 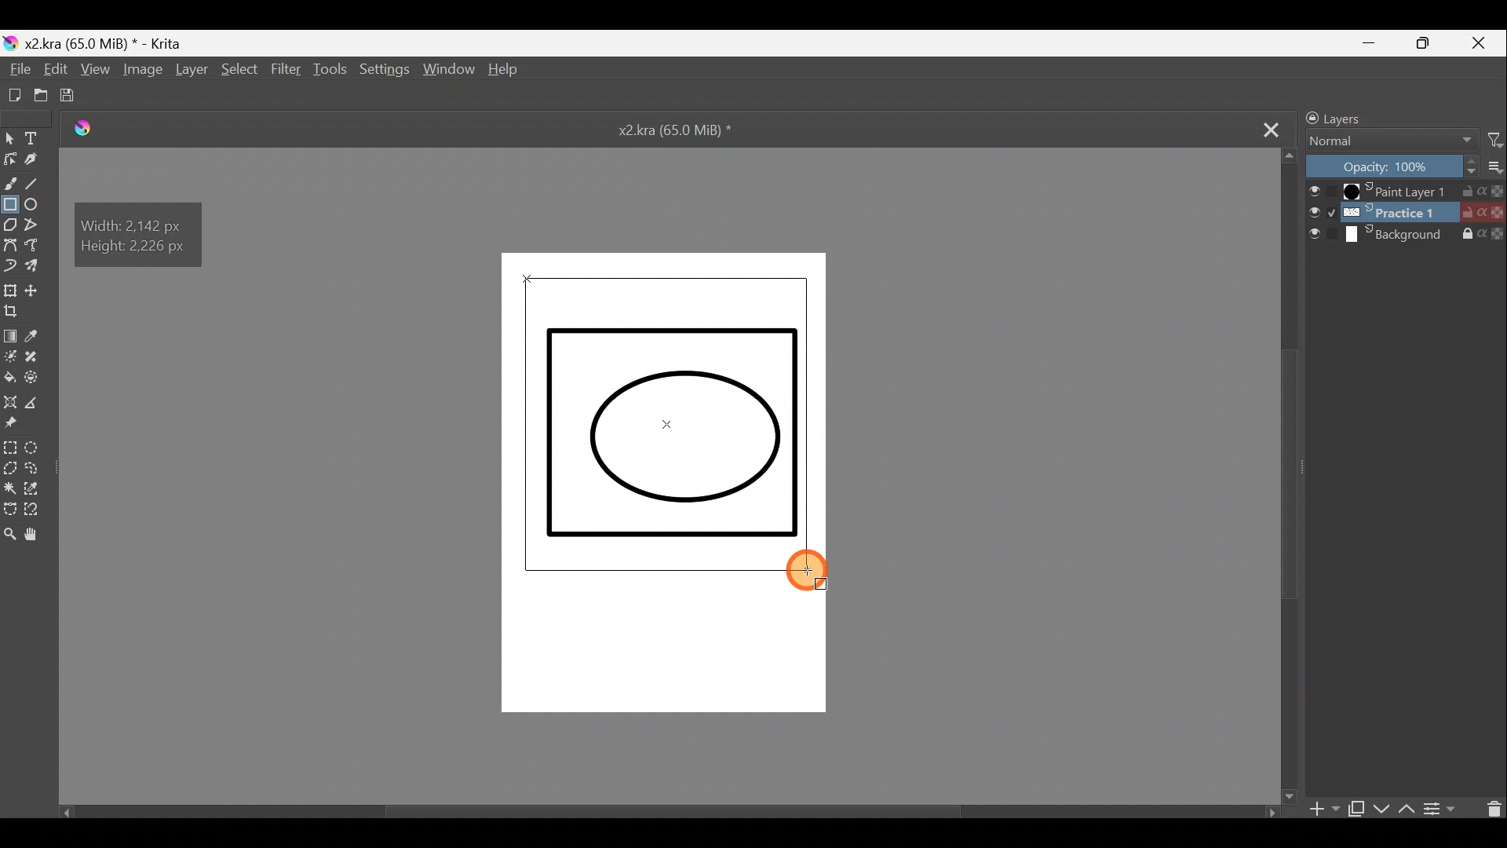 What do you see at coordinates (34, 400) in the screenshot?
I see `Measure distance between two points` at bounding box center [34, 400].